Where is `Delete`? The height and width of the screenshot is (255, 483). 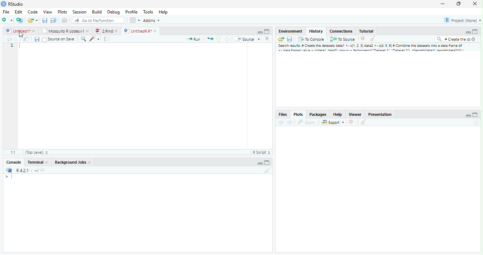 Delete is located at coordinates (363, 39).